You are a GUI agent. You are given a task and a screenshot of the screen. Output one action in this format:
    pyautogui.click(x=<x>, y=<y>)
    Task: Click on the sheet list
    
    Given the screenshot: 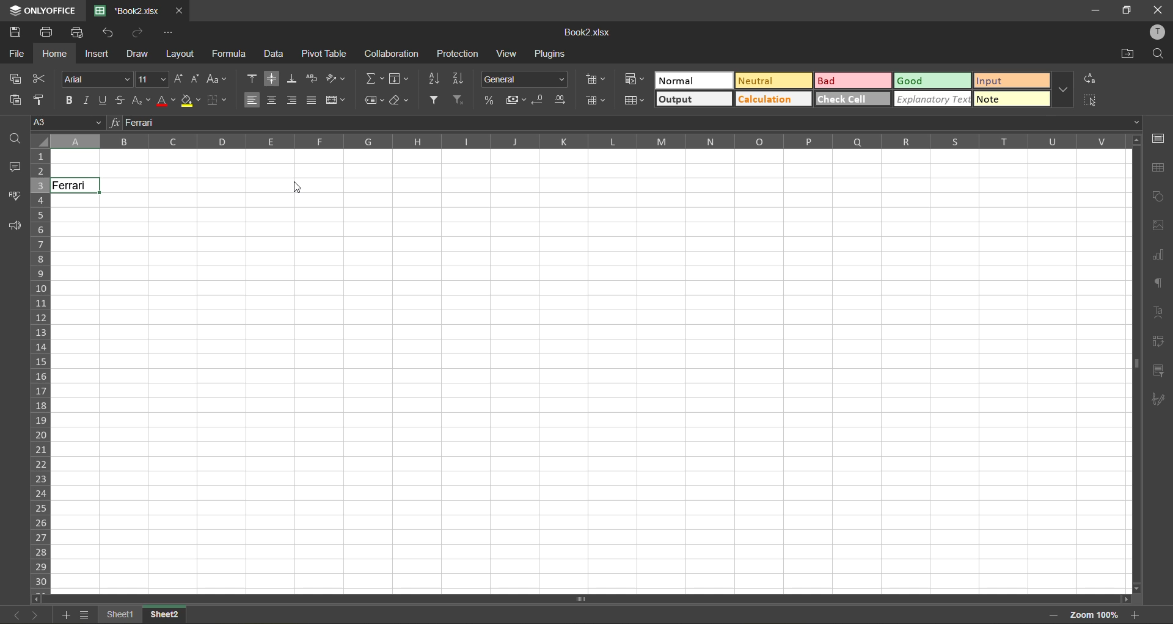 What is the action you would take?
    pyautogui.click(x=84, y=615)
    